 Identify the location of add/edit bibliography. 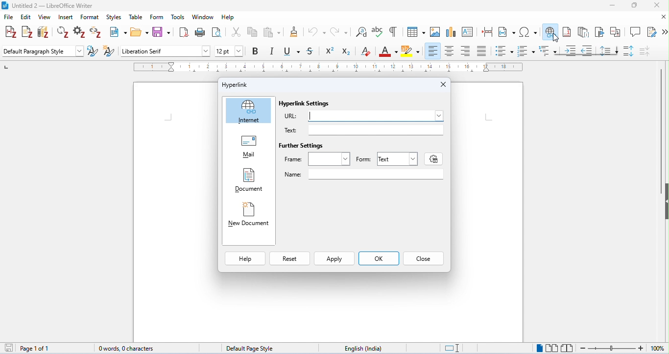
(43, 32).